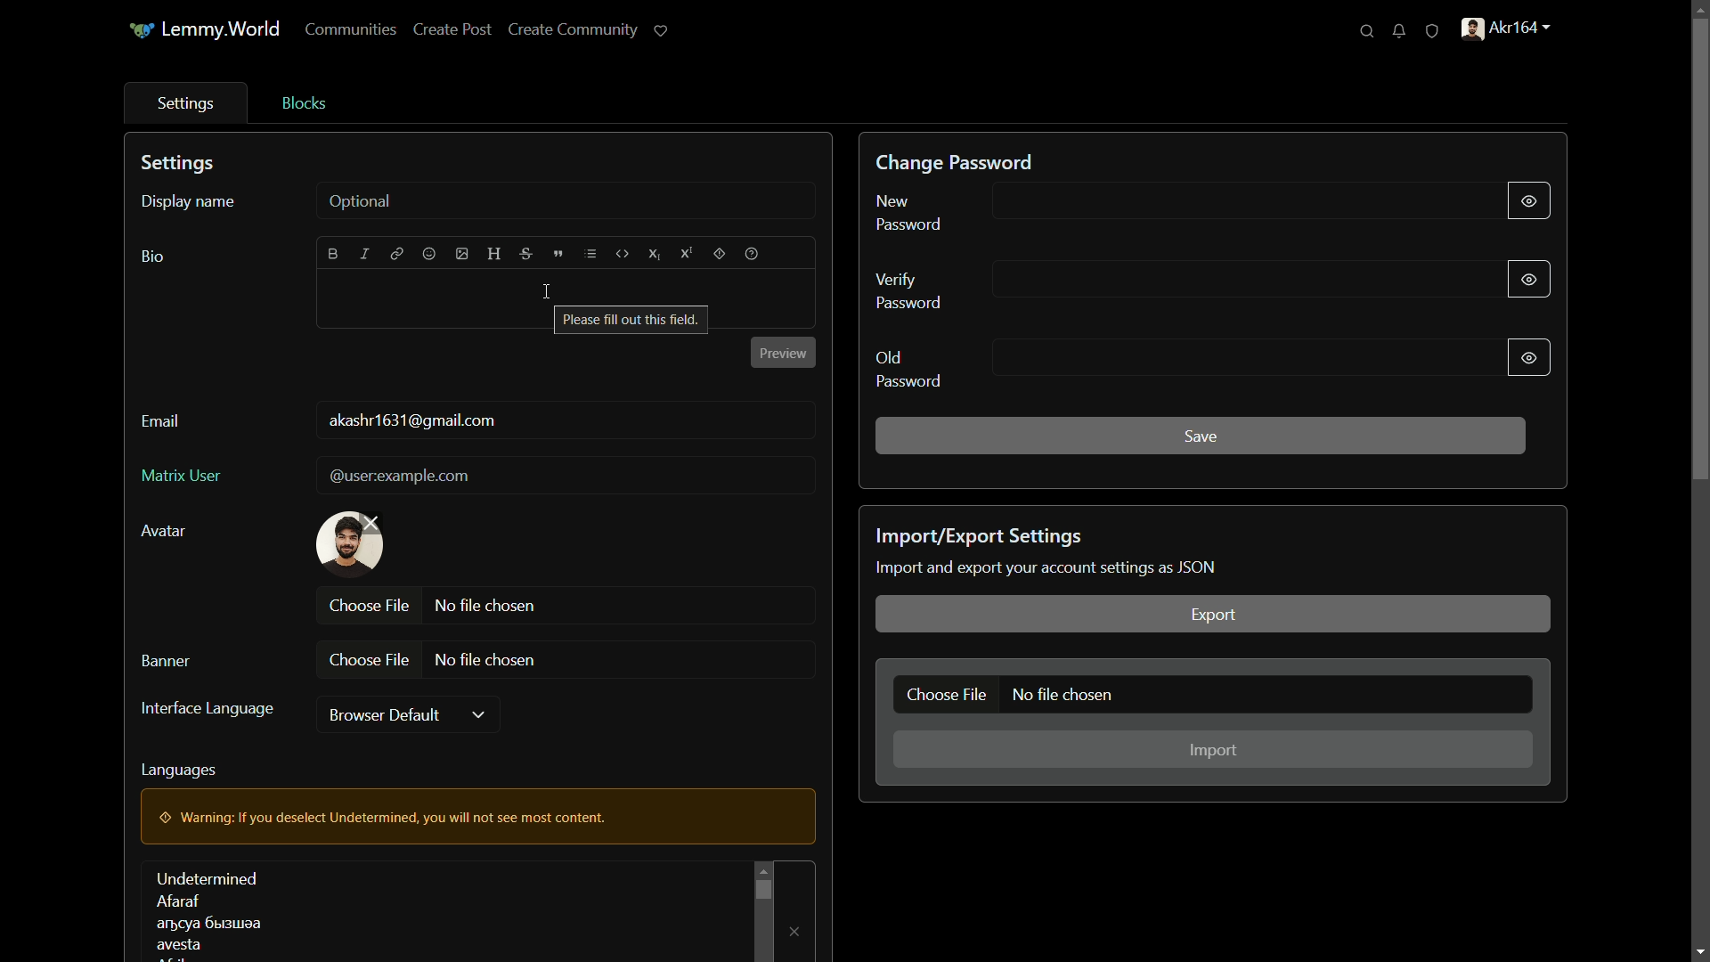 The height and width of the screenshot is (962, 1710). I want to click on banner, so click(165, 661).